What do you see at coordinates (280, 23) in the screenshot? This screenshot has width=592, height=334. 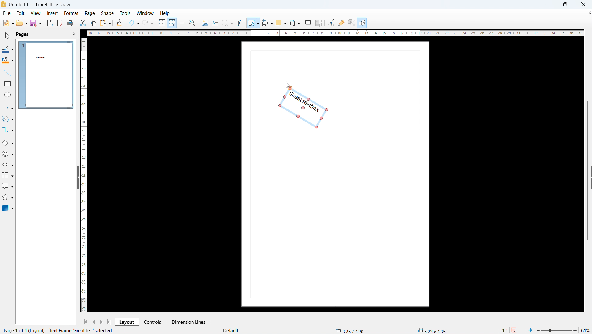 I see `arrange` at bounding box center [280, 23].